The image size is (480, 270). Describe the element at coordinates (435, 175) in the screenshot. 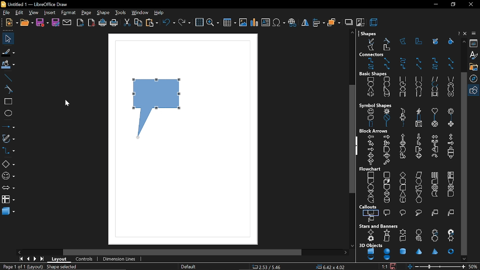

I see `predefined process` at that location.